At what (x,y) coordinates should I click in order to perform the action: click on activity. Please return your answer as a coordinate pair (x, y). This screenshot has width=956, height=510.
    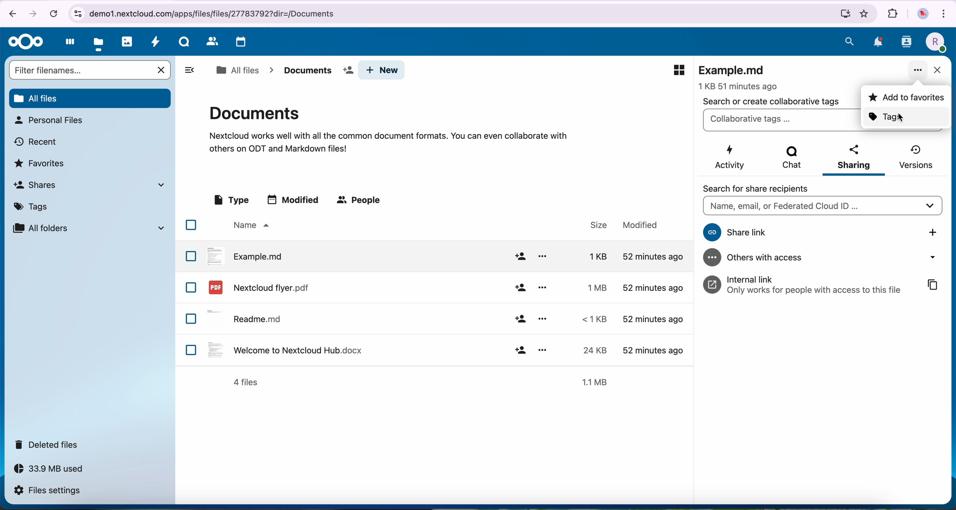
    Looking at the image, I should click on (731, 157).